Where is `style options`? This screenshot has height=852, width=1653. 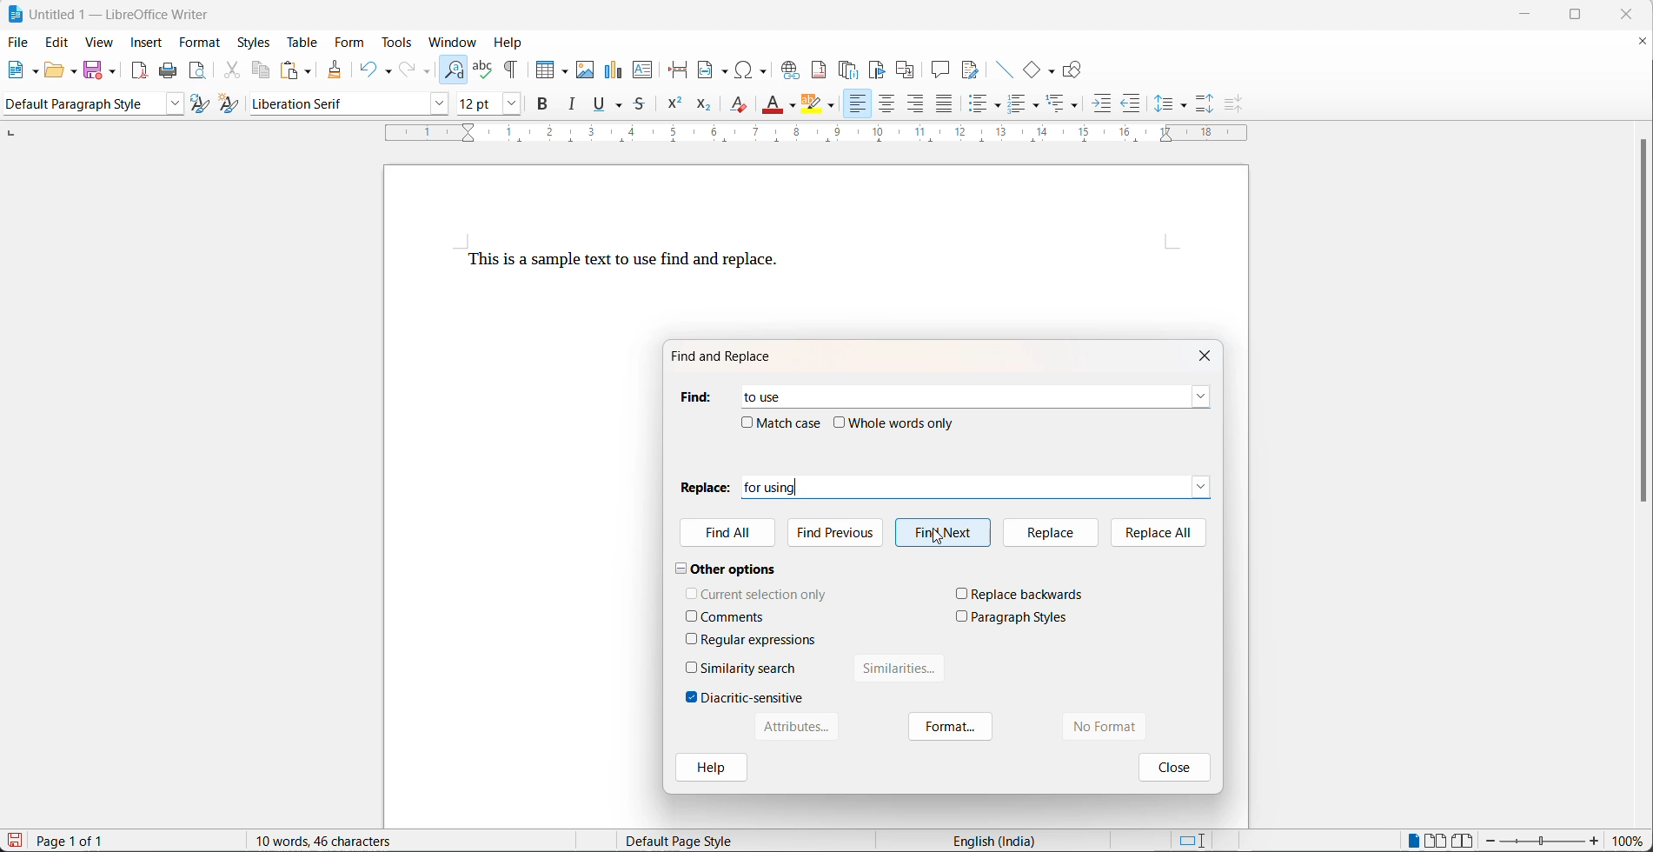
style options is located at coordinates (170, 104).